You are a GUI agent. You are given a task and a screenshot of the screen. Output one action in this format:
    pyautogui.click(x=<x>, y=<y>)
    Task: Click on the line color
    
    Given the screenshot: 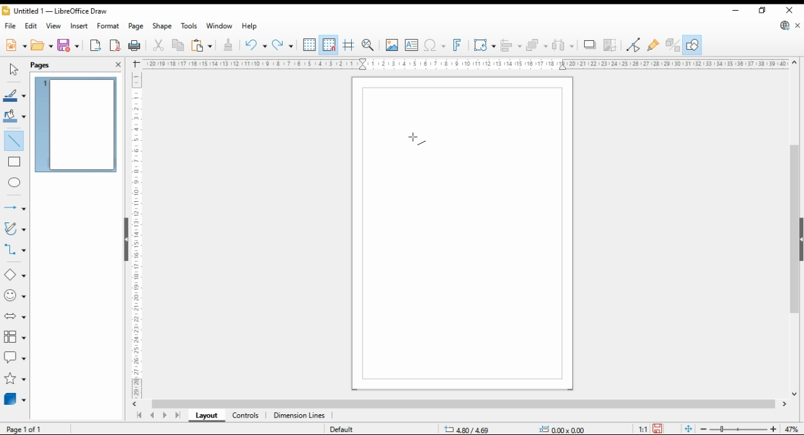 What is the action you would take?
    pyautogui.click(x=14, y=96)
    